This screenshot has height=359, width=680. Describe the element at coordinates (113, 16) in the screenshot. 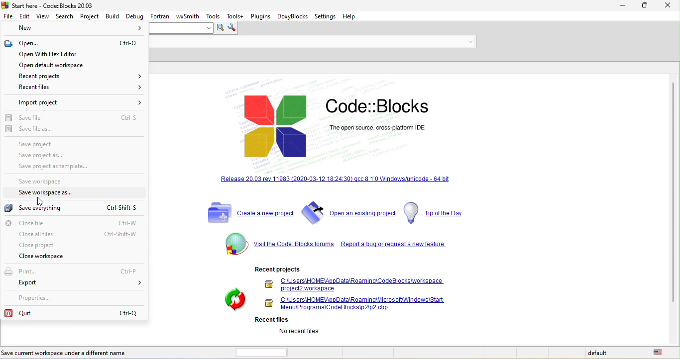

I see `build` at that location.